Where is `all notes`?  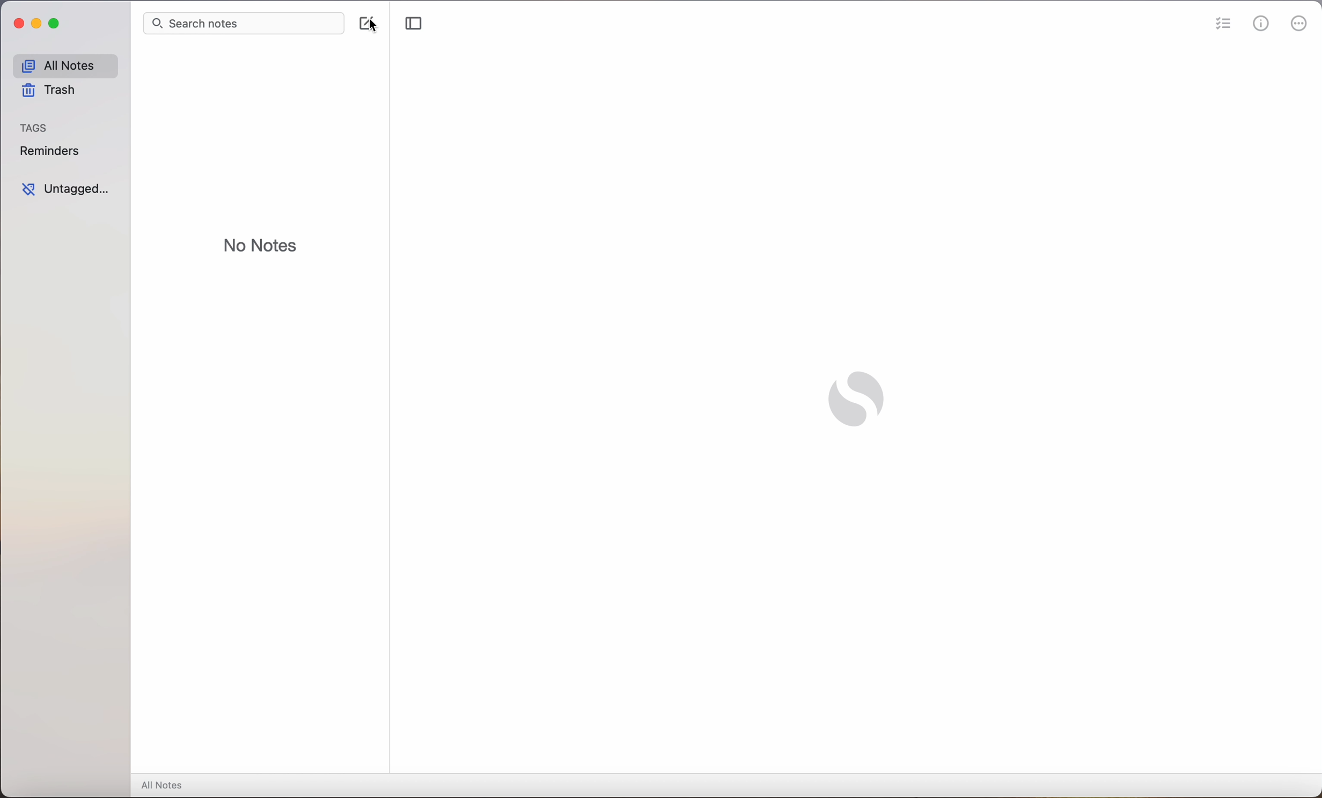 all notes is located at coordinates (64, 67).